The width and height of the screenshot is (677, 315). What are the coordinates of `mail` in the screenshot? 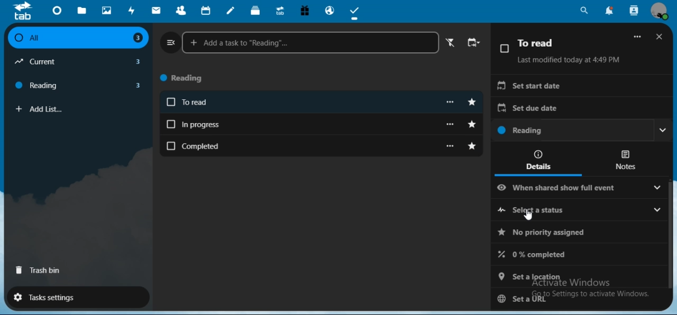 It's located at (157, 11).